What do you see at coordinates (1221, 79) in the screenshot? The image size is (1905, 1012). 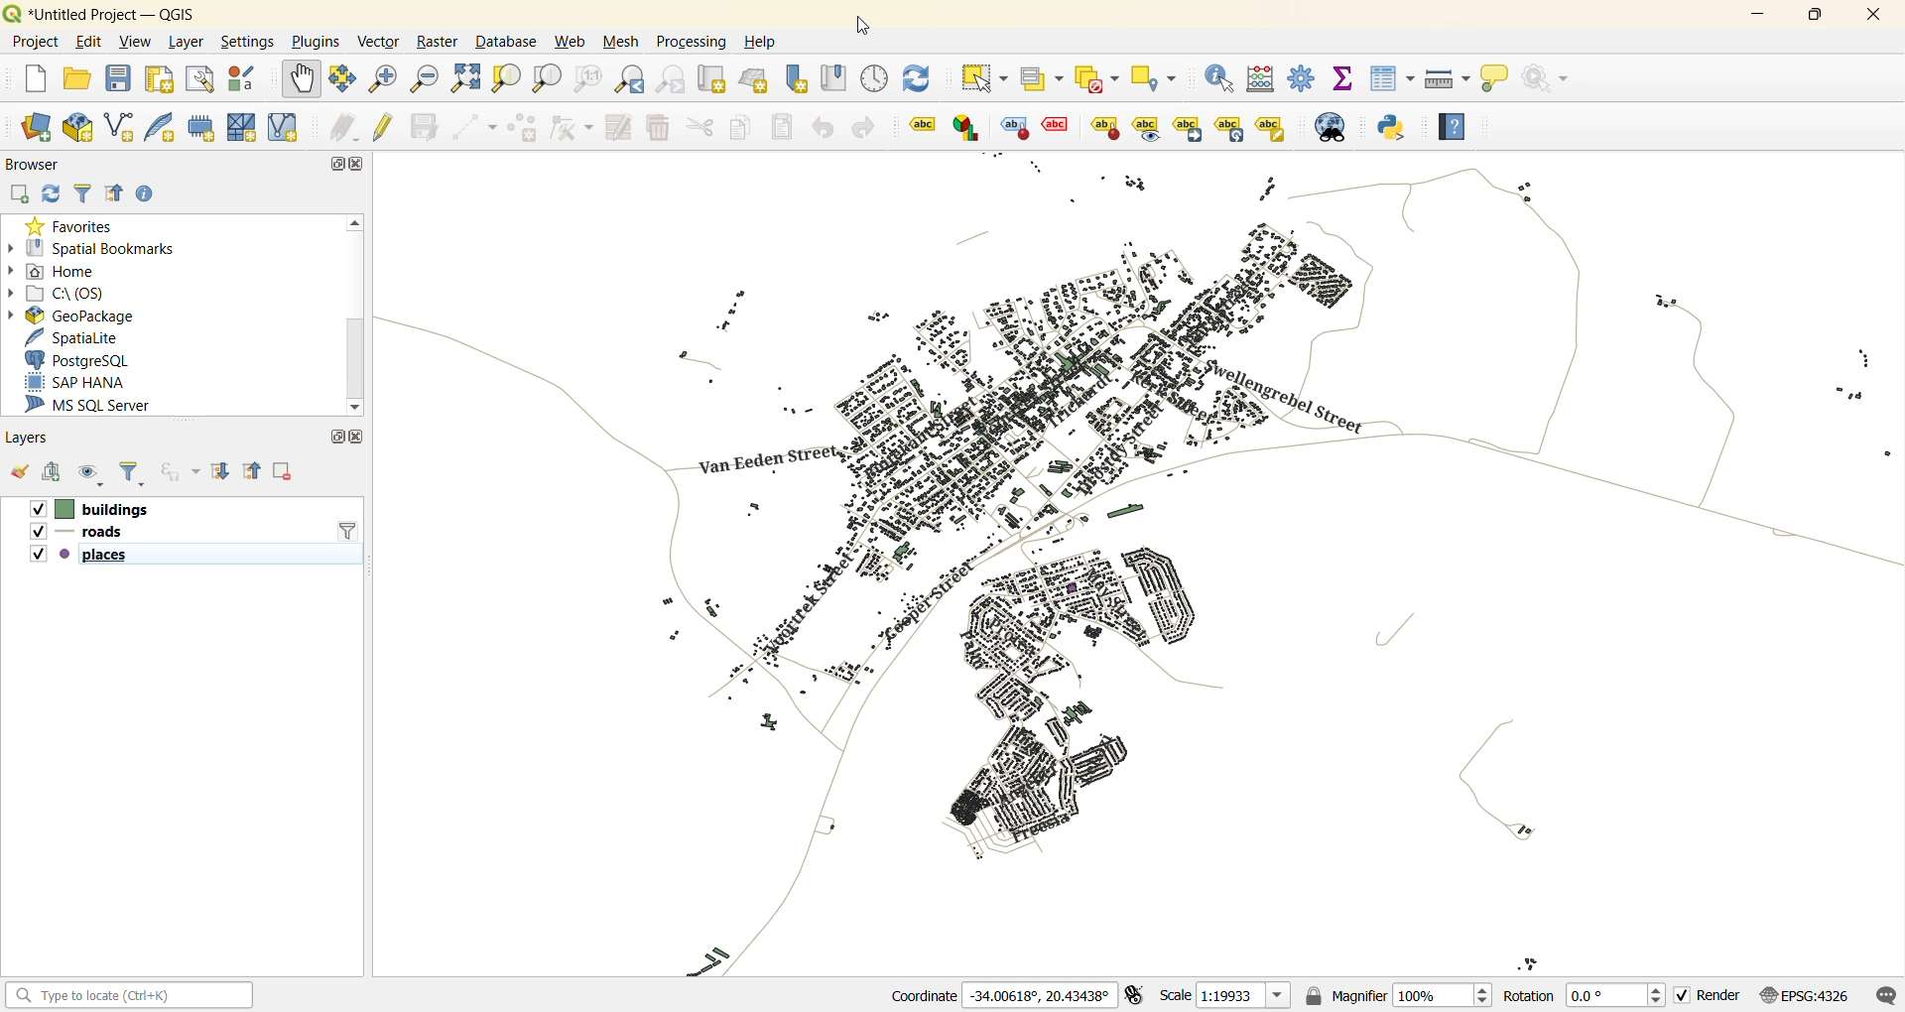 I see `identify features` at bounding box center [1221, 79].